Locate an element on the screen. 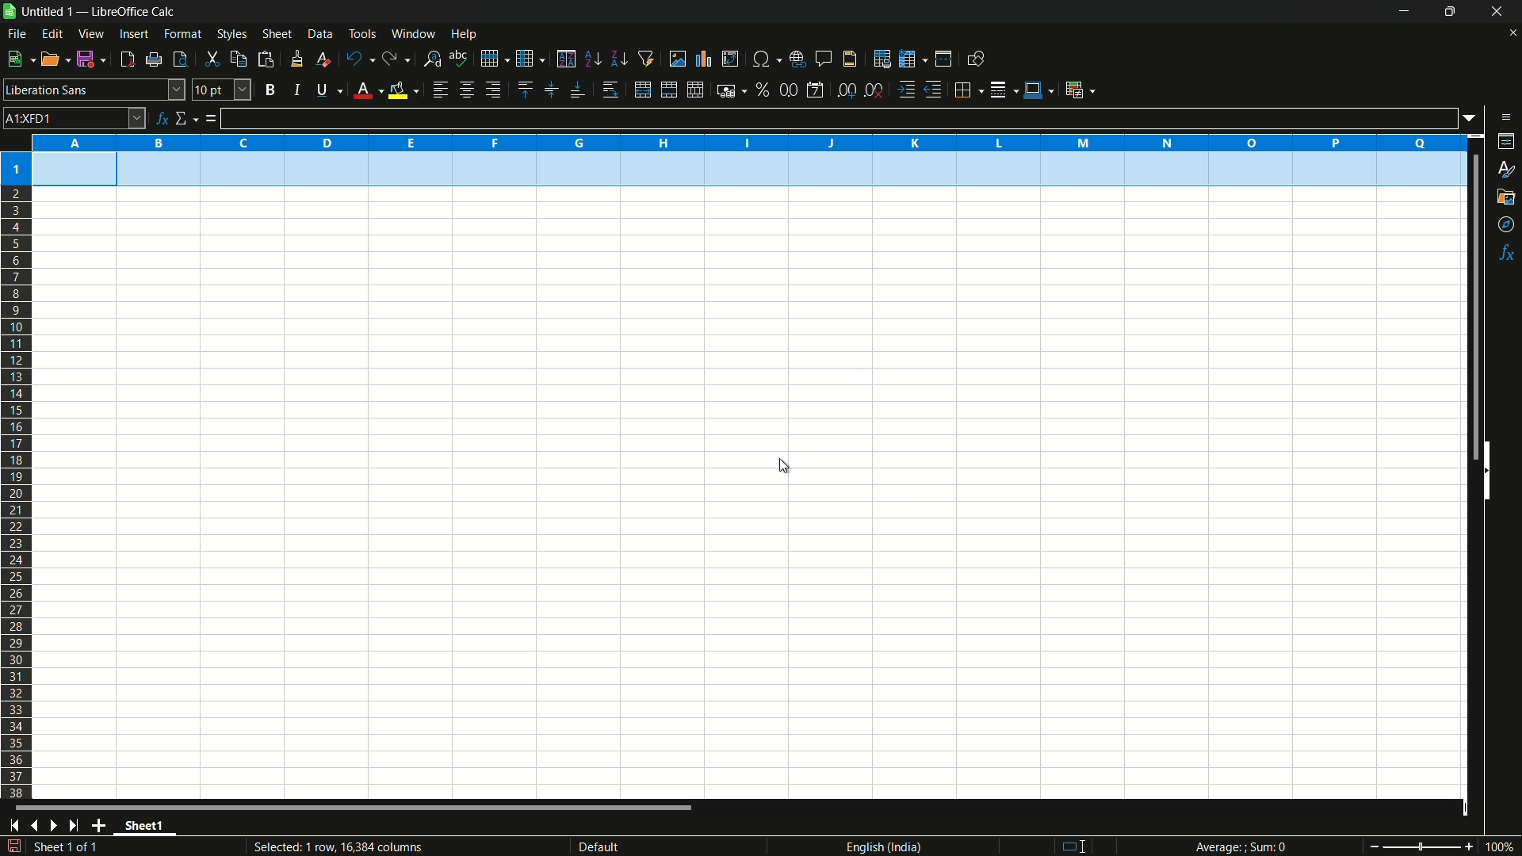 The height and width of the screenshot is (856, 1522). cell name is located at coordinates (75, 117).